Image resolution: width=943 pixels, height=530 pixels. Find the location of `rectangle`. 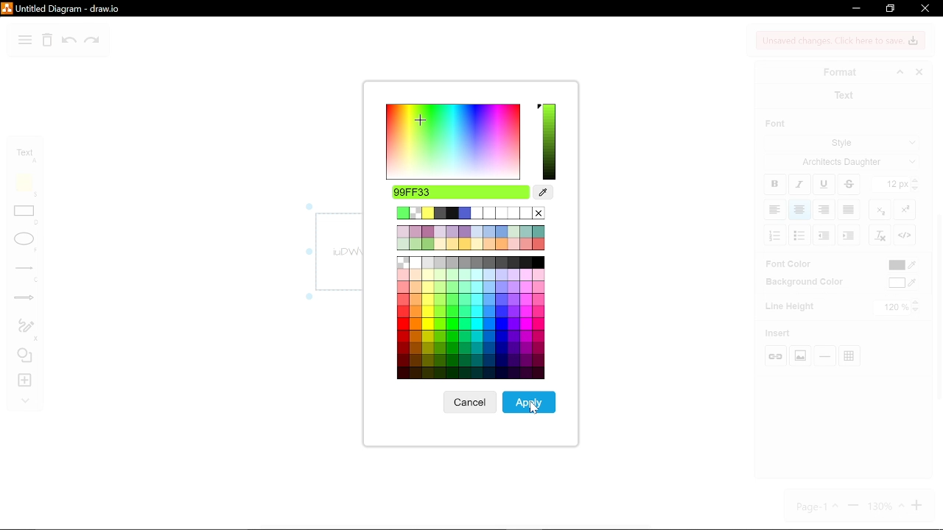

rectangle is located at coordinates (21, 214).